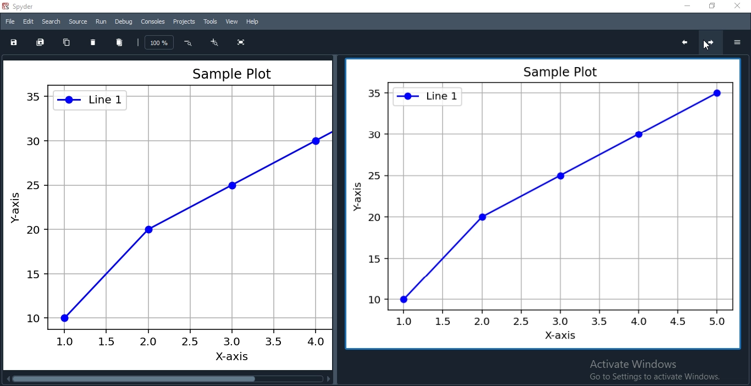 The image size is (751, 386). Describe the element at coordinates (252, 22) in the screenshot. I see `Help` at that location.